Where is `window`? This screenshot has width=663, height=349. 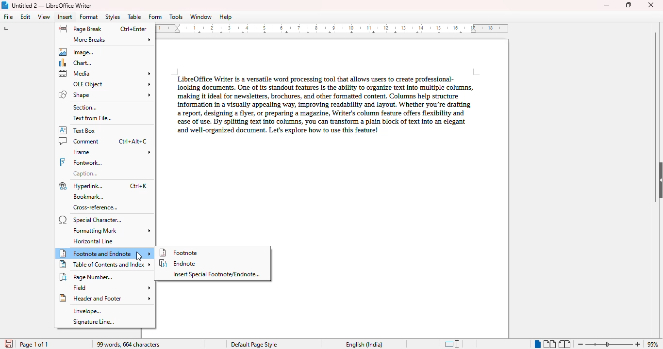
window is located at coordinates (201, 16).